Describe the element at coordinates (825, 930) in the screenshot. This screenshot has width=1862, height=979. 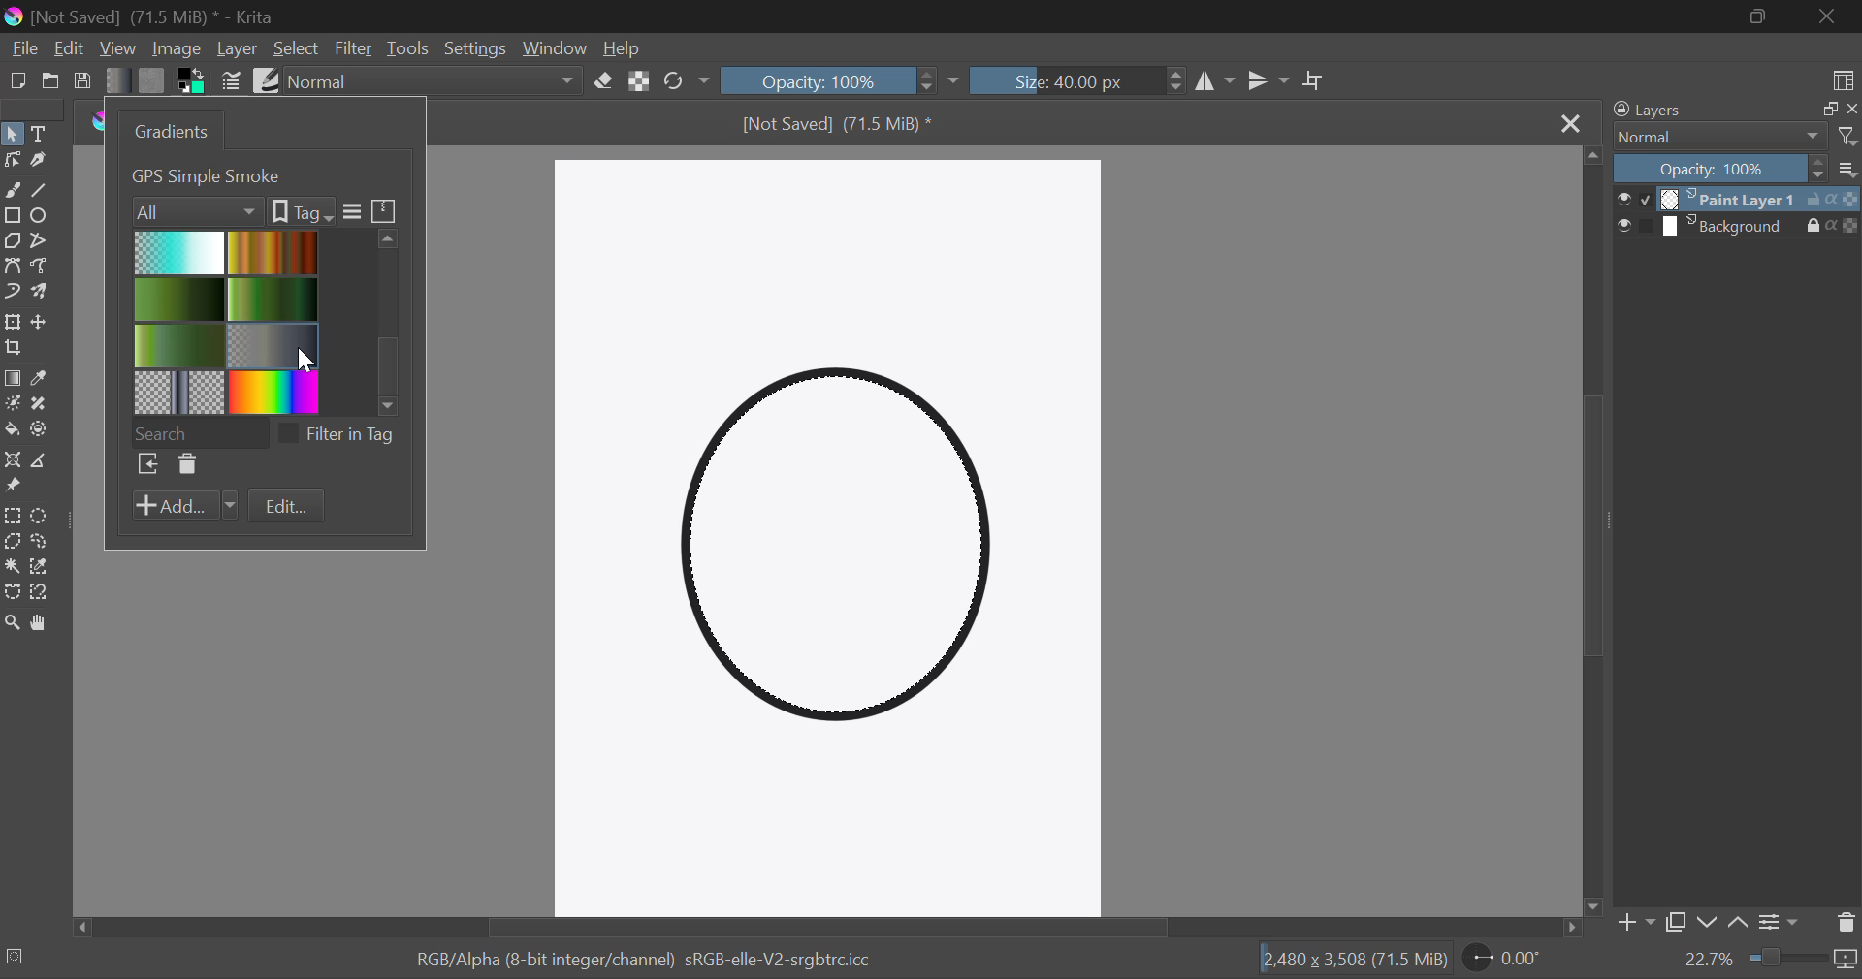
I see `Scroll Bar` at that location.